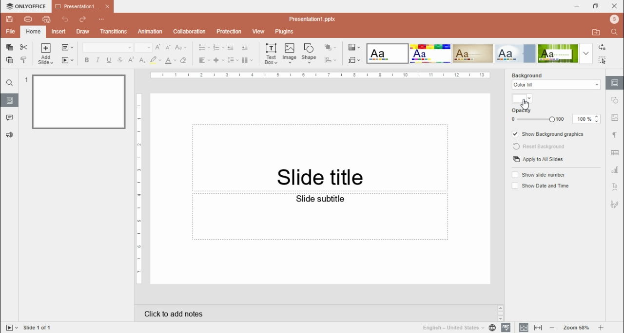 The width and height of the screenshot is (624, 333). I want to click on find, so click(10, 83).